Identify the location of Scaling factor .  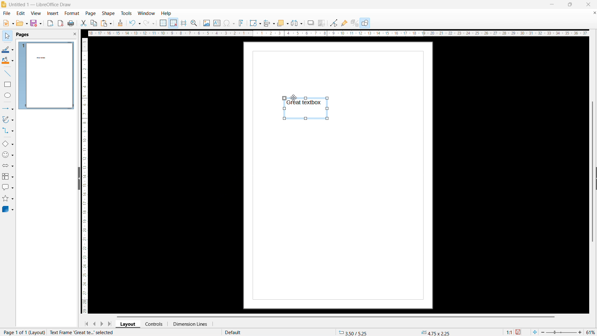
(509, 332).